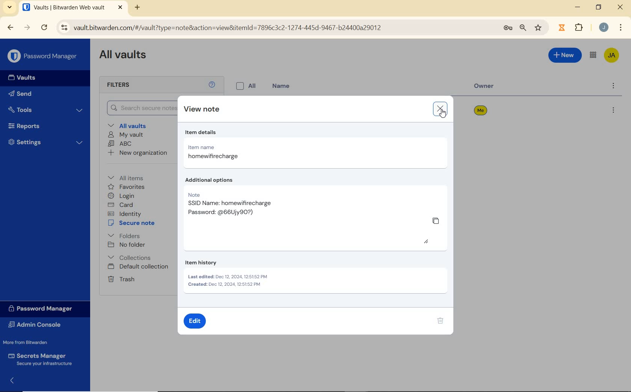  I want to click on copy, so click(435, 221).